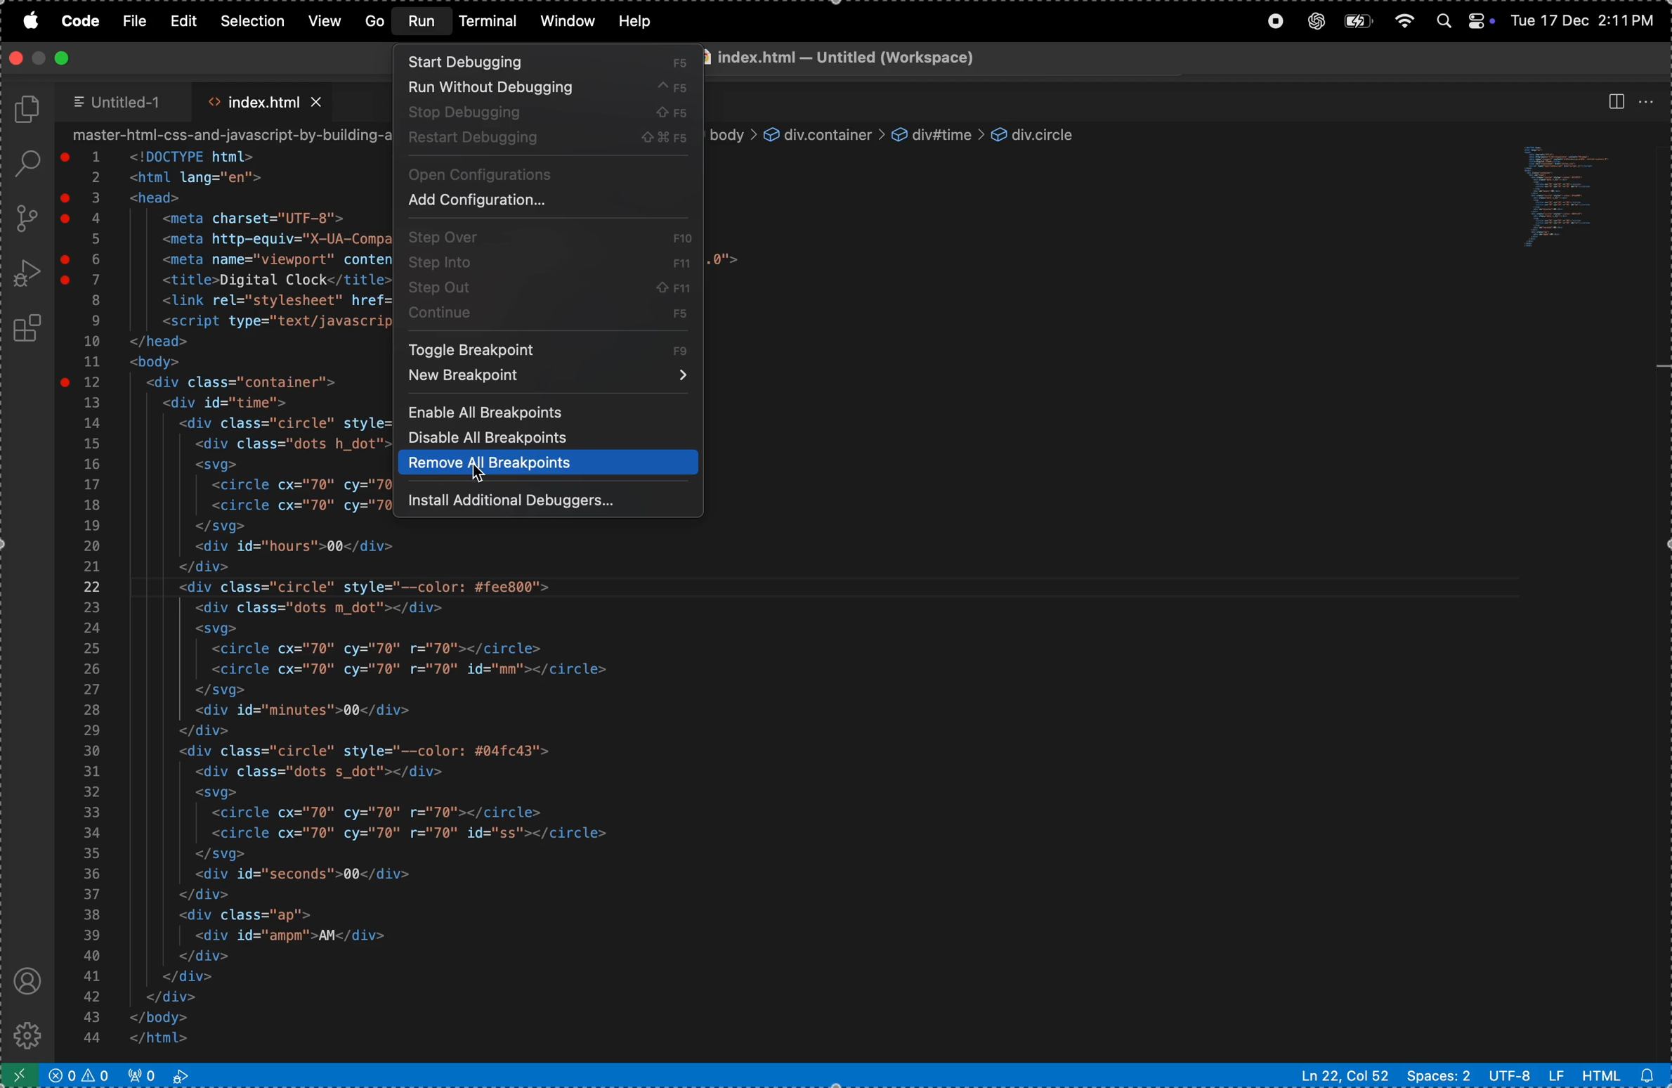  What do you see at coordinates (481, 473) in the screenshot?
I see `cursor` at bounding box center [481, 473].